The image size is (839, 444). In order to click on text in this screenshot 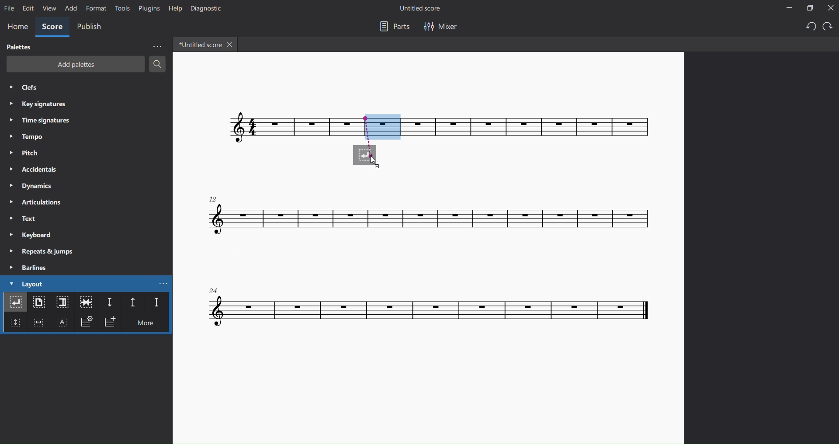, I will do `click(22, 219)`.